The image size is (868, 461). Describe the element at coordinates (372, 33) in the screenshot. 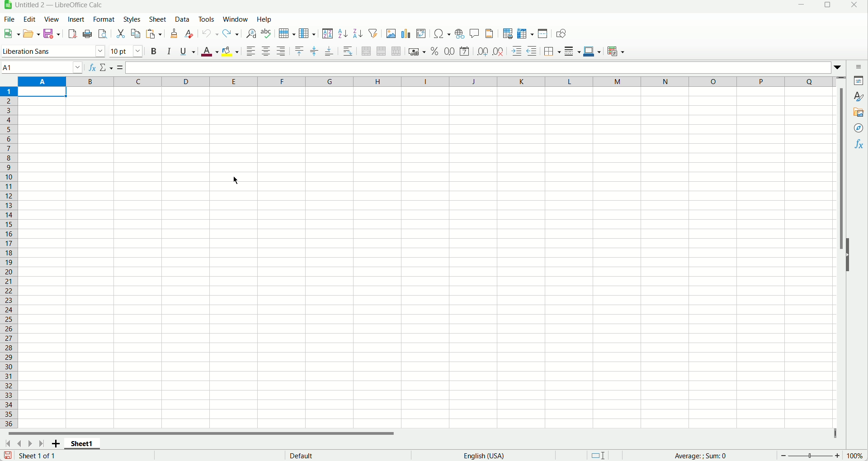

I see `Autofilter` at that location.